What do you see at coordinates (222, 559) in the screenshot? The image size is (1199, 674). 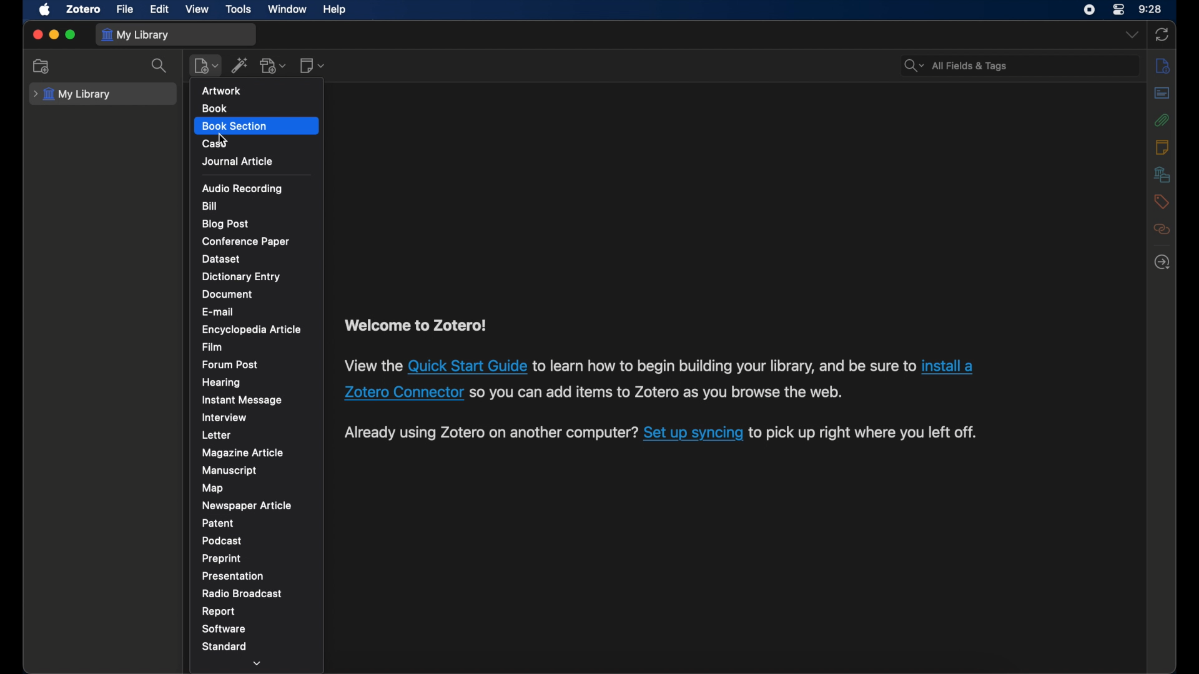 I see `preprint` at bounding box center [222, 559].